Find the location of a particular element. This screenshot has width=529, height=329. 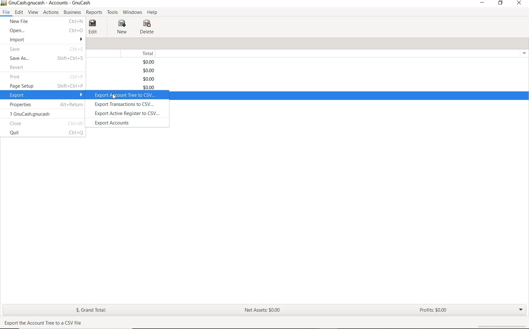

CLOSE is located at coordinates (519, 3).